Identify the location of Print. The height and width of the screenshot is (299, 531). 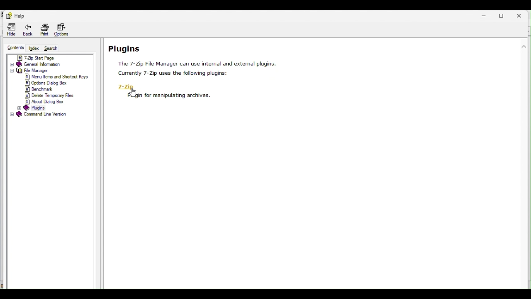
(43, 29).